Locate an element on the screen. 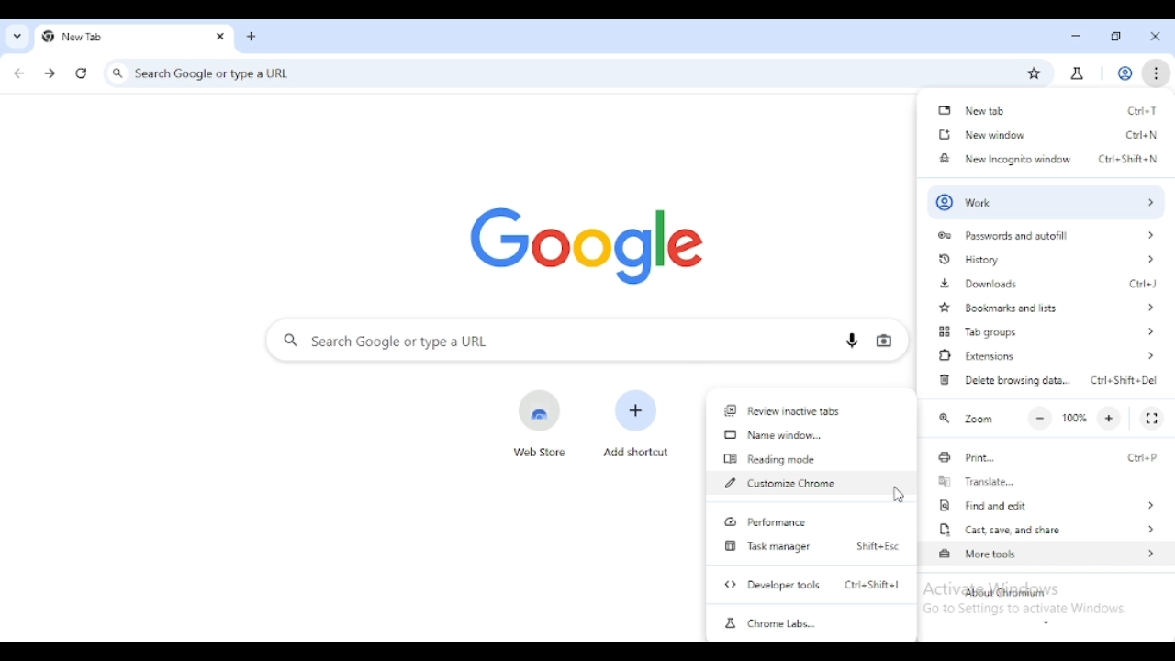  passwords and autofll is located at coordinates (1047, 235).